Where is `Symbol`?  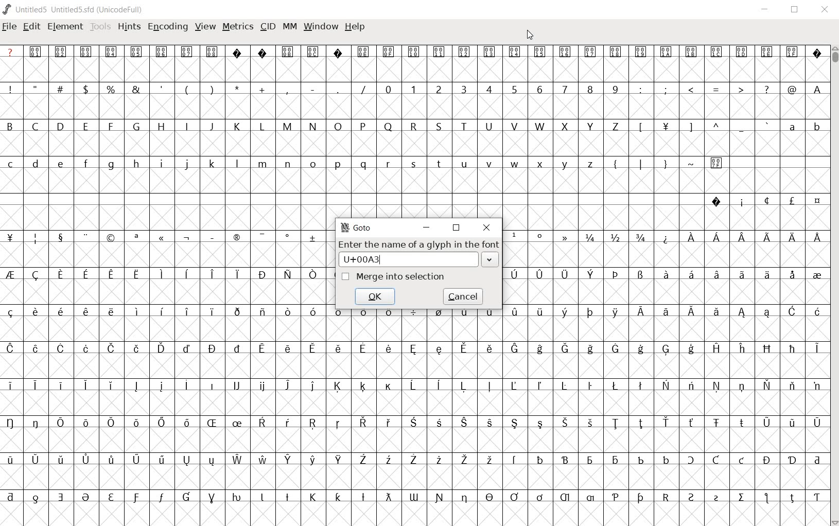
Symbol is located at coordinates (162, 422).